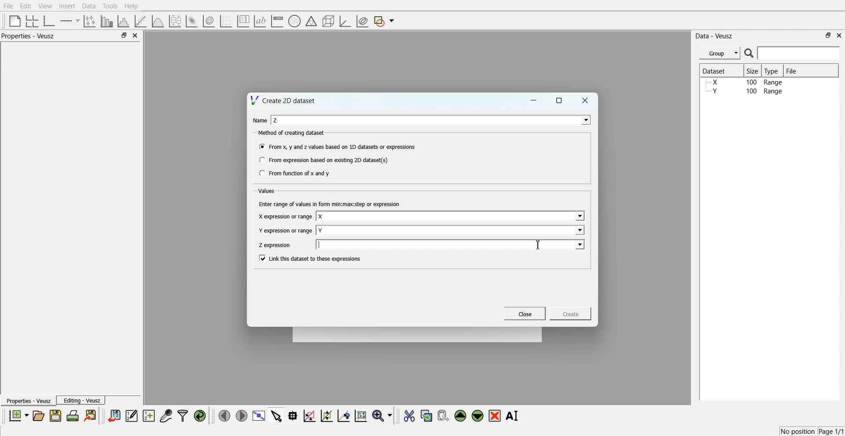 This screenshot has width=845, height=436. What do you see at coordinates (131, 415) in the screenshot?
I see `Edit and enter new dataset` at bounding box center [131, 415].